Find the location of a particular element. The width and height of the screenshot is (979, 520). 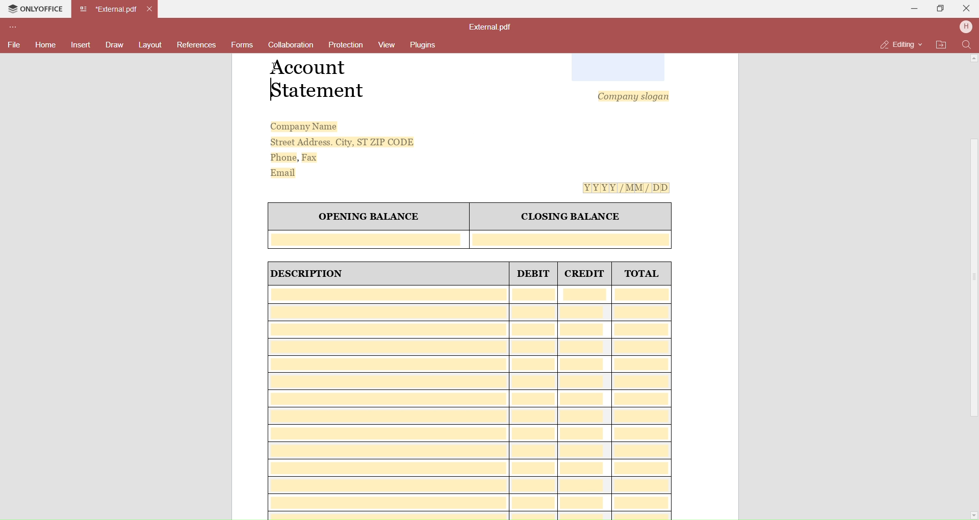

DEBIT is located at coordinates (535, 273).